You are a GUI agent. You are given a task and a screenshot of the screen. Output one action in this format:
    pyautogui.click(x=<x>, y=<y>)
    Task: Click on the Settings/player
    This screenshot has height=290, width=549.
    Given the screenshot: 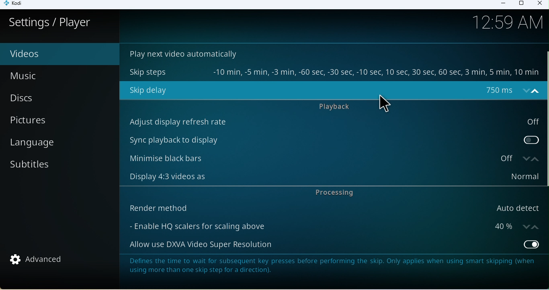 What is the action you would take?
    pyautogui.click(x=50, y=22)
    